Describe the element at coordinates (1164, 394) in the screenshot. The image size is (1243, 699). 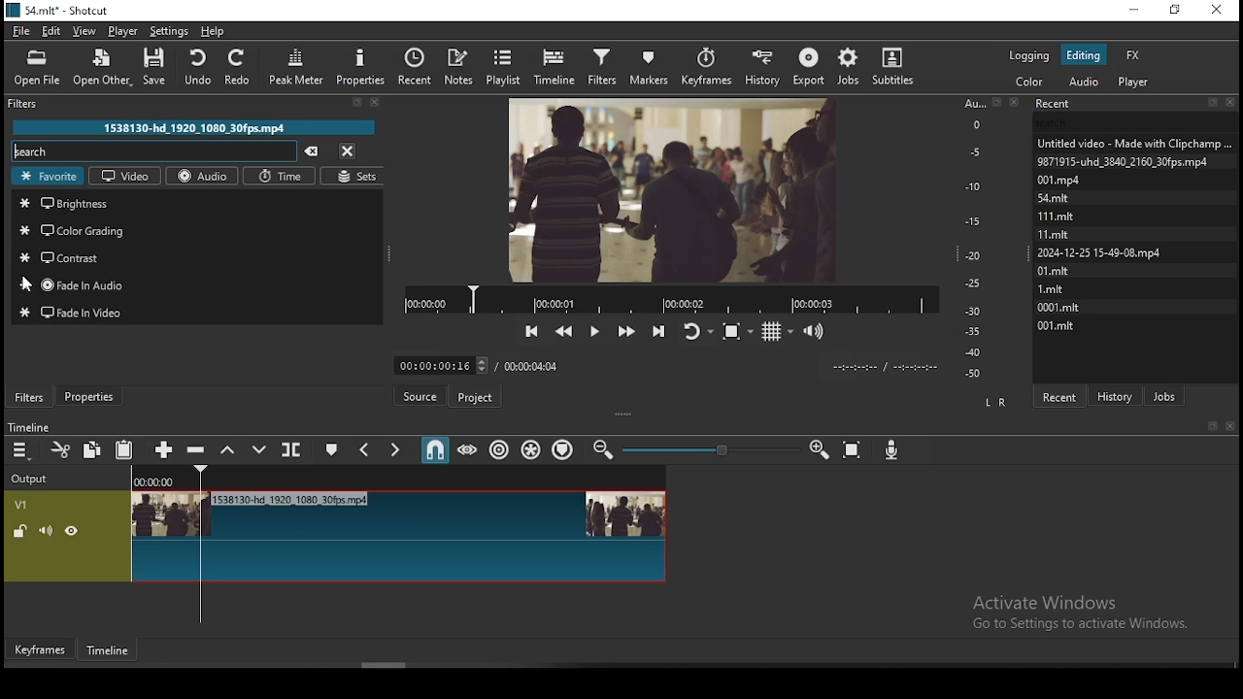
I see `jobs` at that location.